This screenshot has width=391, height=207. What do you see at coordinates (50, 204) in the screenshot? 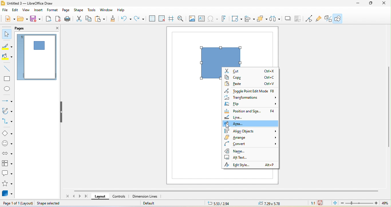
I see `shape selected` at bounding box center [50, 204].